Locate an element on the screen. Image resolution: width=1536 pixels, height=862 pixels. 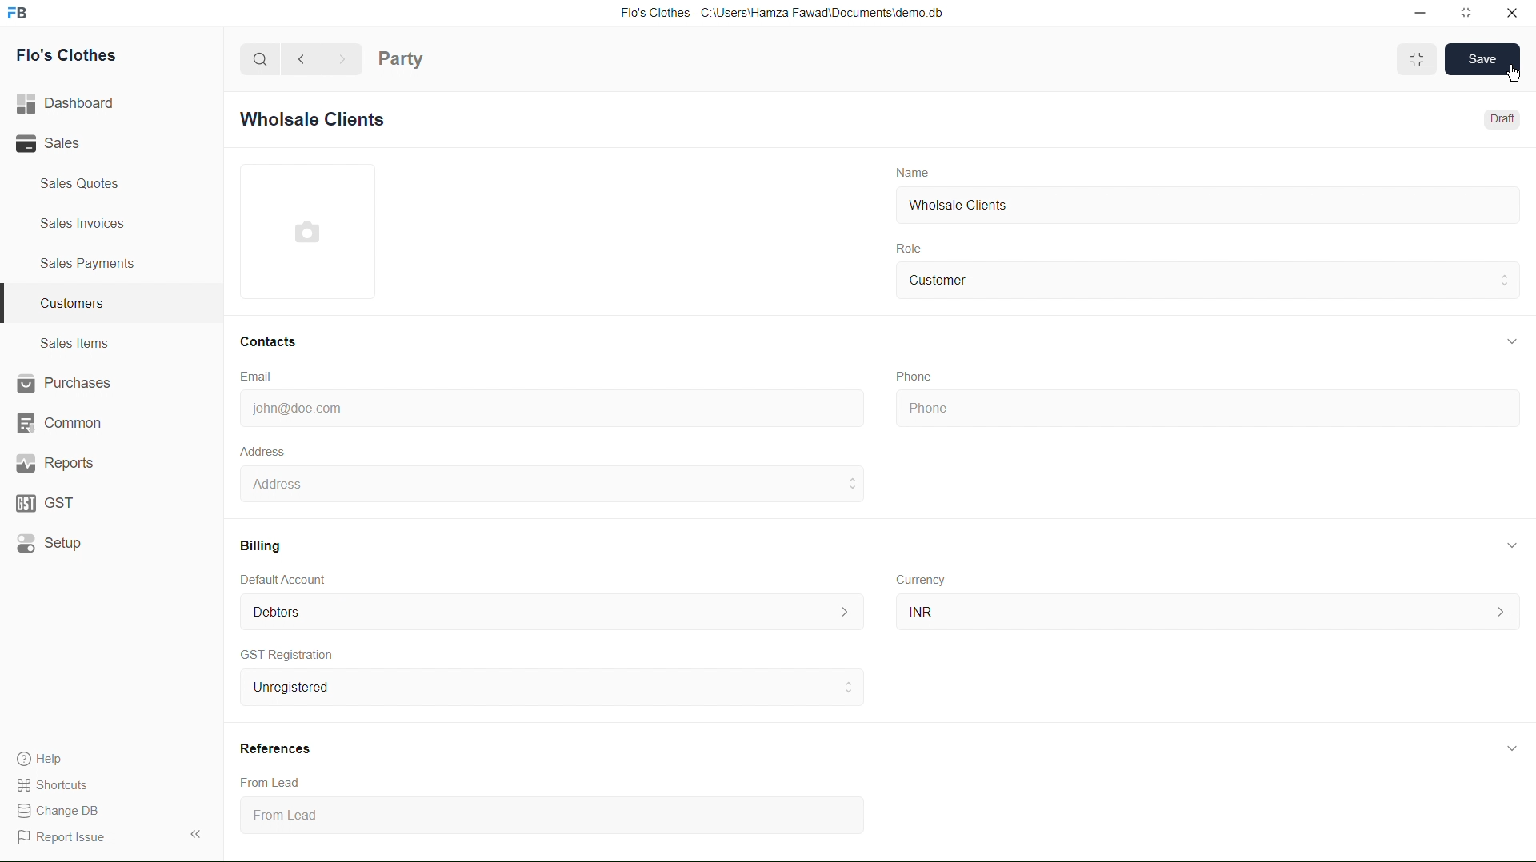
Flo's Clothes - C:\Users\Hamza Fawad\Documentsidemo. db is located at coordinates (779, 12).